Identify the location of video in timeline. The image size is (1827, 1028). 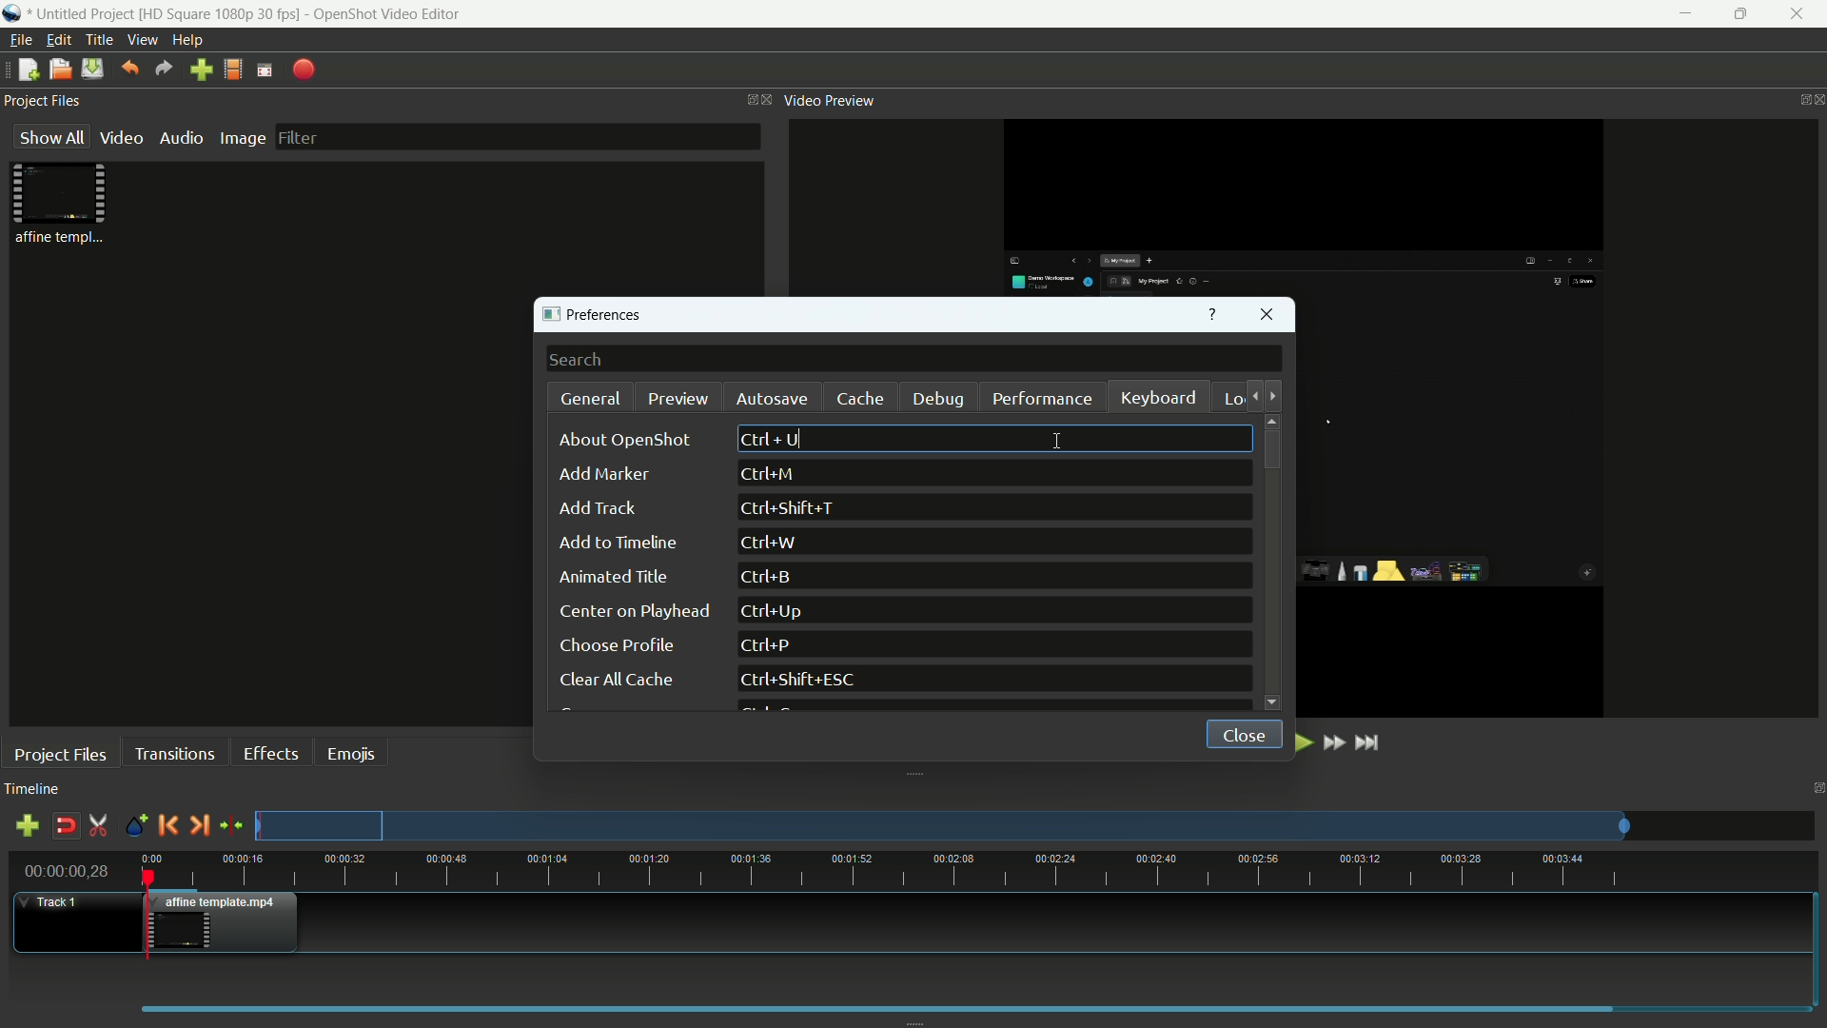
(226, 922).